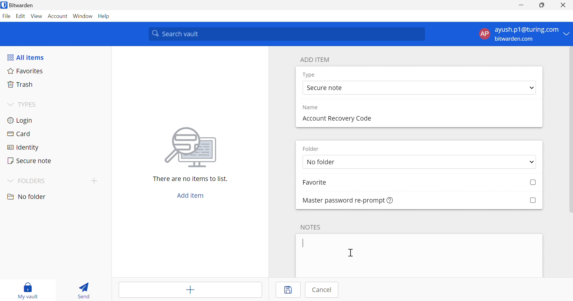 This screenshot has height=301, width=573. Describe the element at coordinates (95, 181) in the screenshot. I see `Create folder` at that location.